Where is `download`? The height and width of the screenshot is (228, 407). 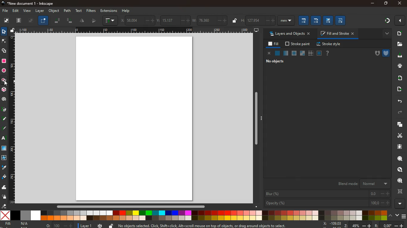 download is located at coordinates (400, 56).